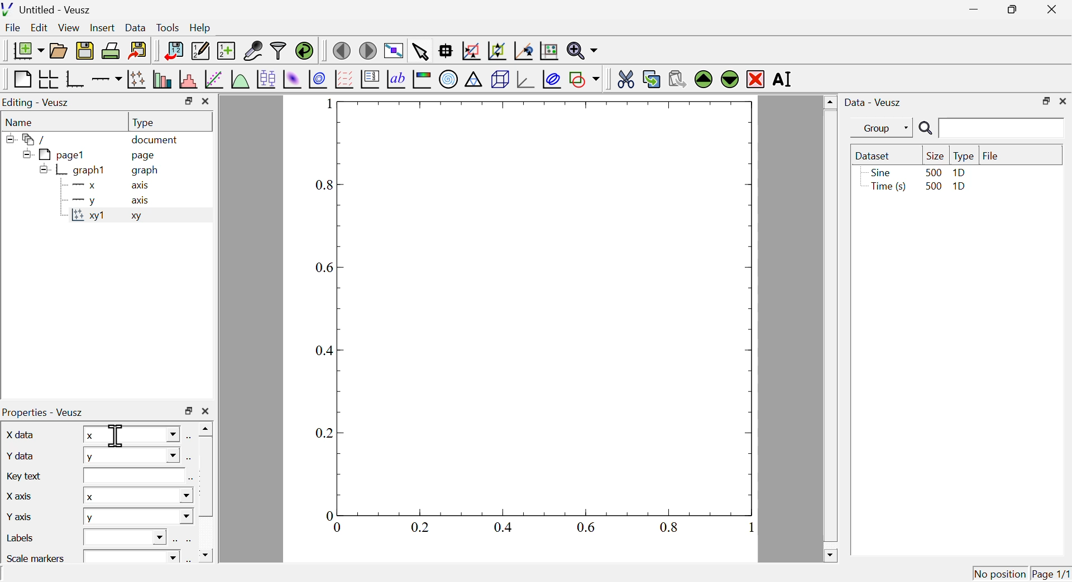 The image size is (1072, 582). What do you see at coordinates (989, 129) in the screenshot?
I see `search` at bounding box center [989, 129].